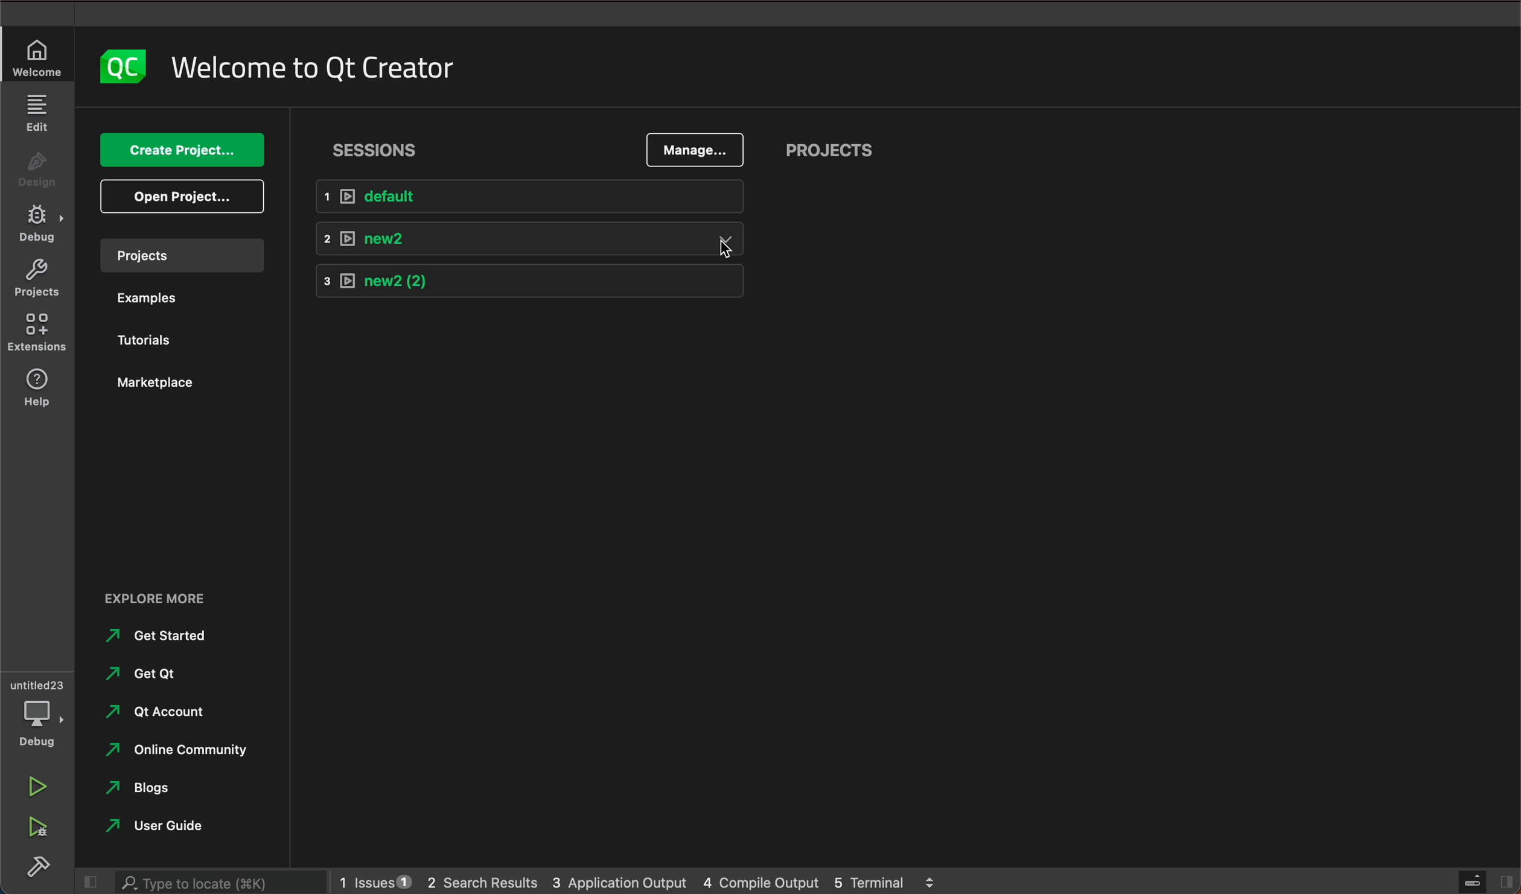  What do you see at coordinates (532, 236) in the screenshot?
I see `new2` at bounding box center [532, 236].